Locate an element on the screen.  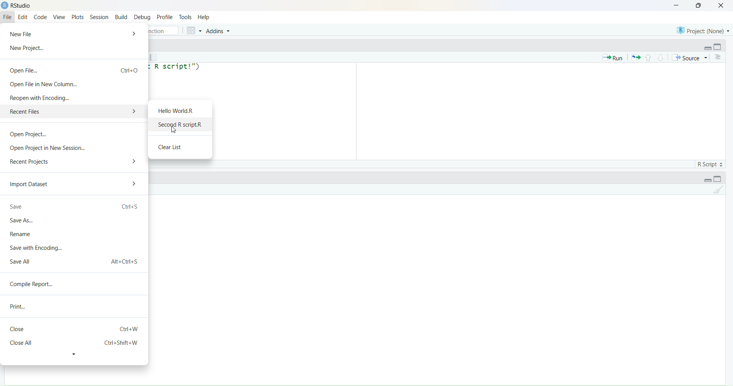
R Script is located at coordinates (709, 163).